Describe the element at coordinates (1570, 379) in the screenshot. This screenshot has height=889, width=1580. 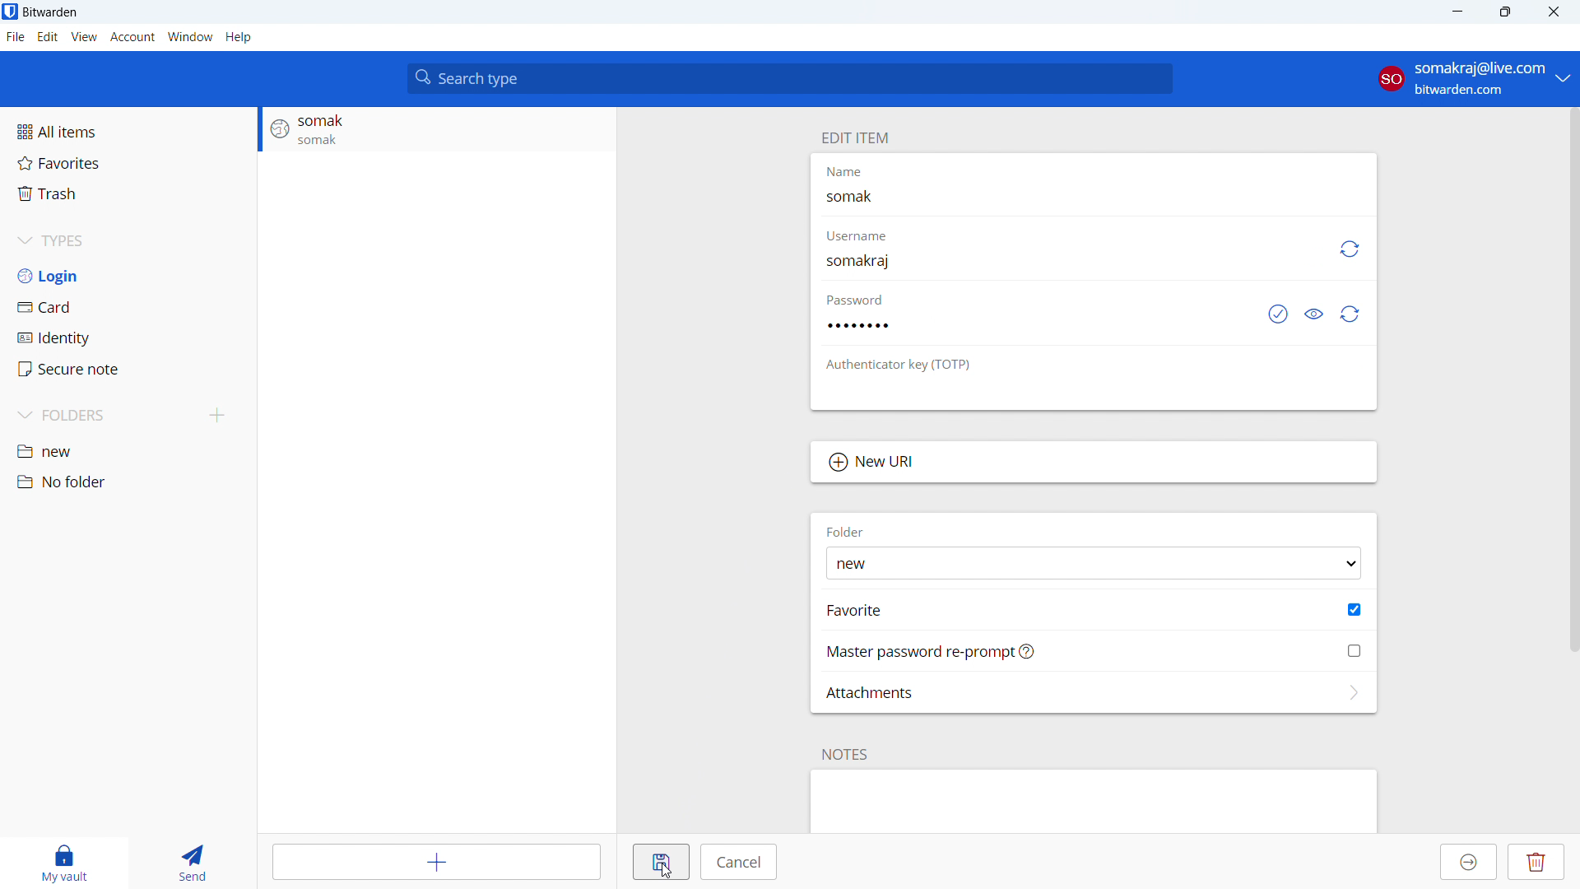
I see `SCROLLBAR` at that location.